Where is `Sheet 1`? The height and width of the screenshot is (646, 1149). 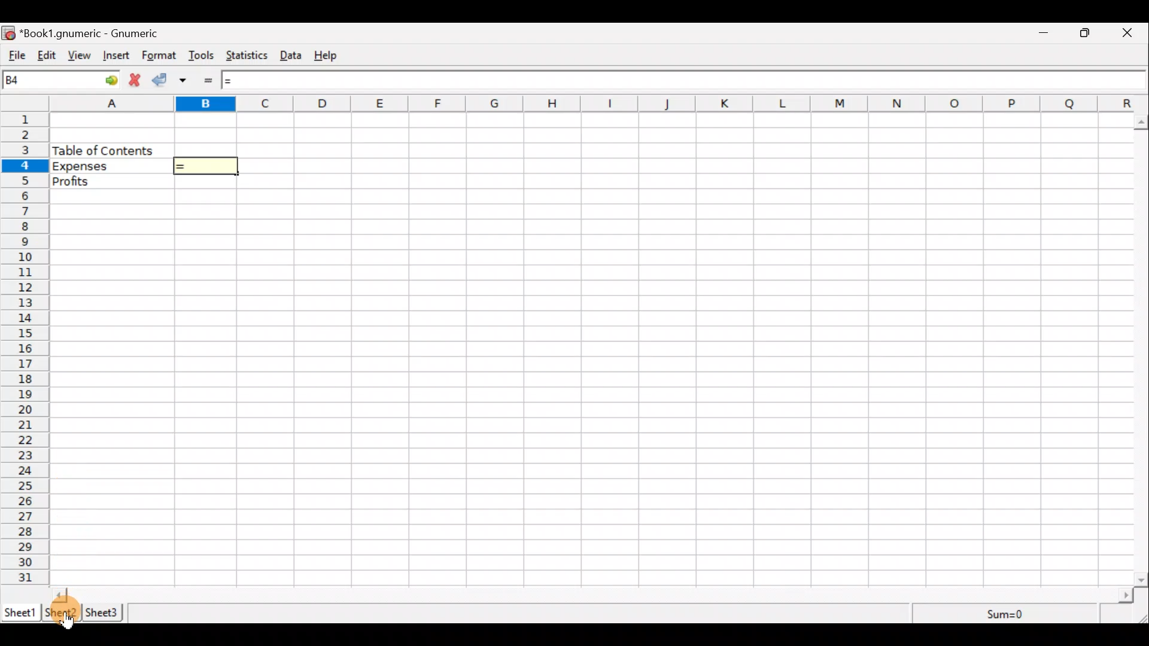
Sheet 1 is located at coordinates (20, 611).